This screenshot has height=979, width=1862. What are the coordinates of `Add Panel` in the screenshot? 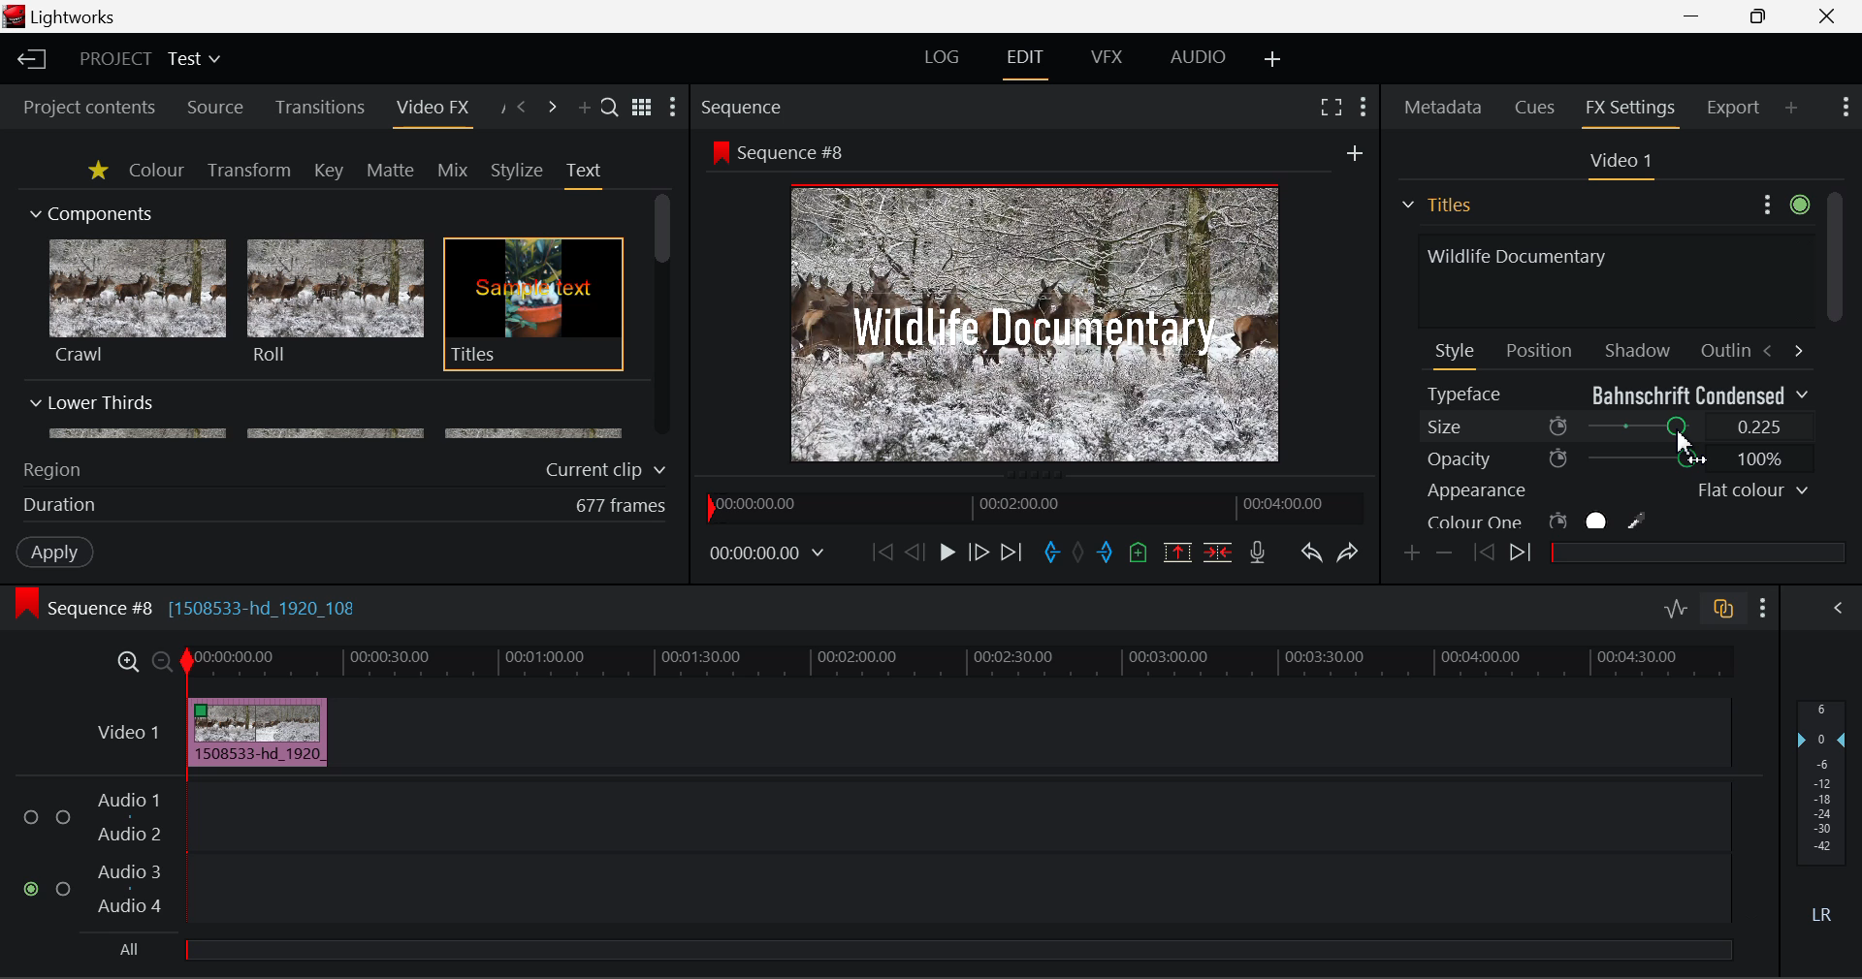 It's located at (1791, 107).